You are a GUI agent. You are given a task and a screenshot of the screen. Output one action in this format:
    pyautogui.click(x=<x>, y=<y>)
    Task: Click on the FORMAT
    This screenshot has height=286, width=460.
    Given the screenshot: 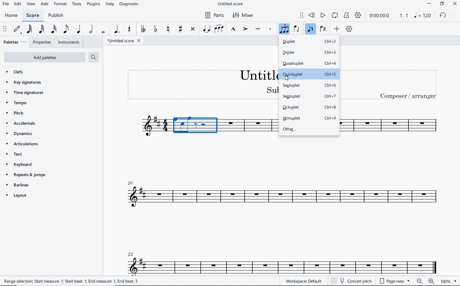 What is the action you would take?
    pyautogui.click(x=61, y=4)
    